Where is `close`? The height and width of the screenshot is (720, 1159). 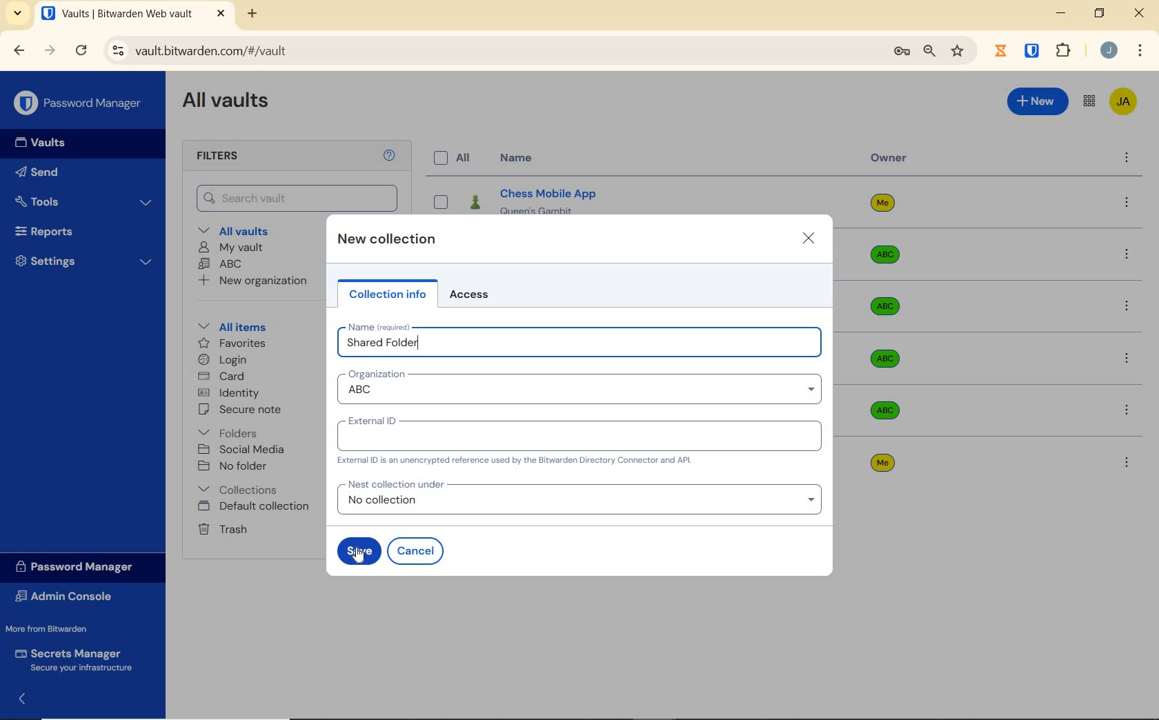
close is located at coordinates (1140, 12).